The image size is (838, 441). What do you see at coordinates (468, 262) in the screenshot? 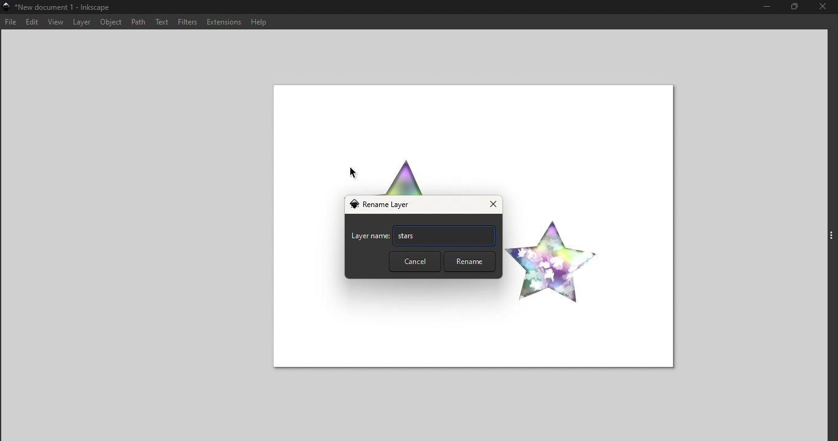
I see `Rename` at bounding box center [468, 262].